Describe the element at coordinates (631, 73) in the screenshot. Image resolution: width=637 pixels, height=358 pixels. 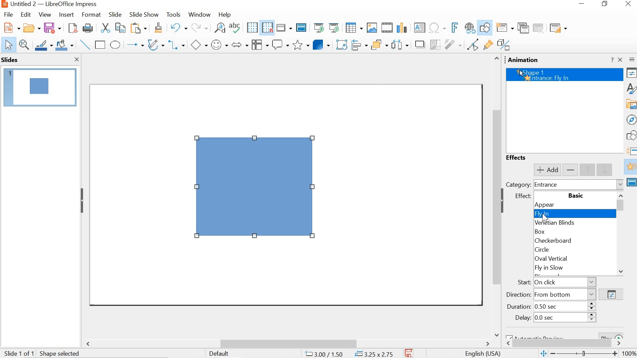
I see `properties` at that location.